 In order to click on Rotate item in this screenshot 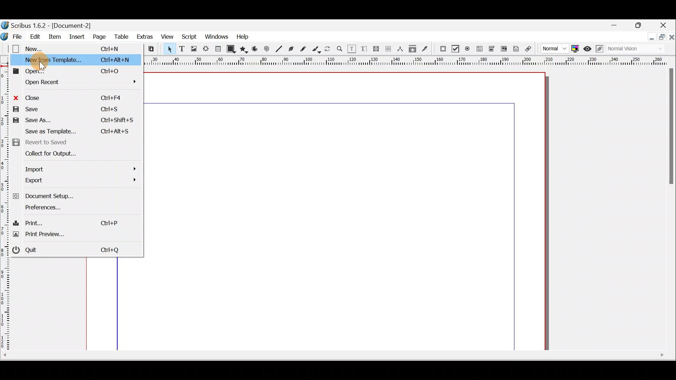, I will do `click(328, 49)`.